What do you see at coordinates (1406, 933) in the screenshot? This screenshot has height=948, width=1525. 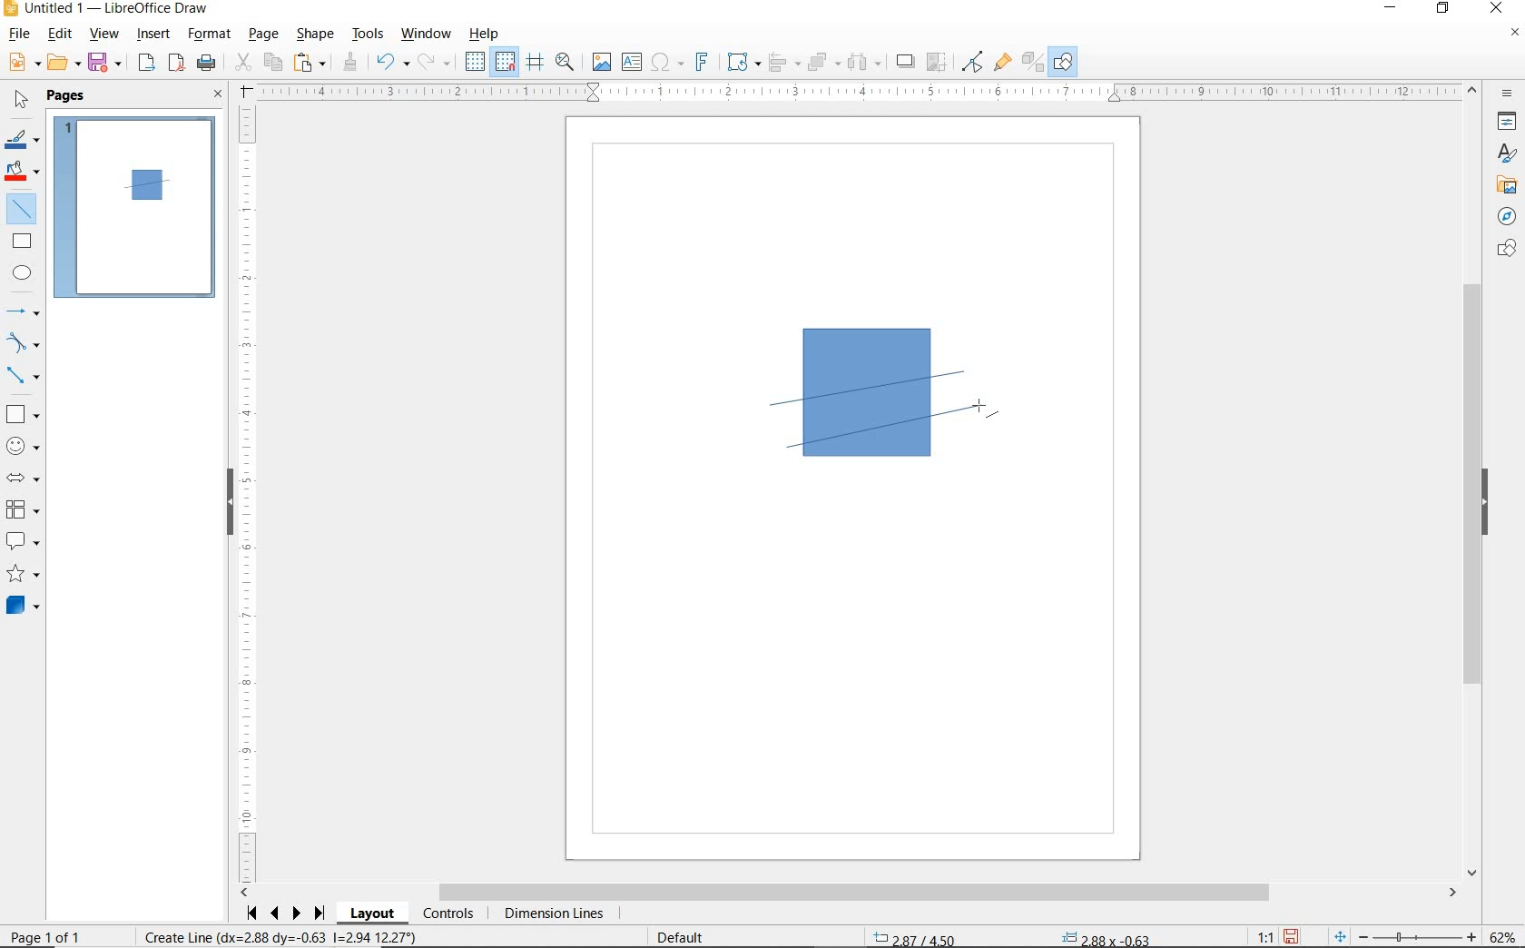 I see `ZOOM OUT OR ZOOM IN` at bounding box center [1406, 933].